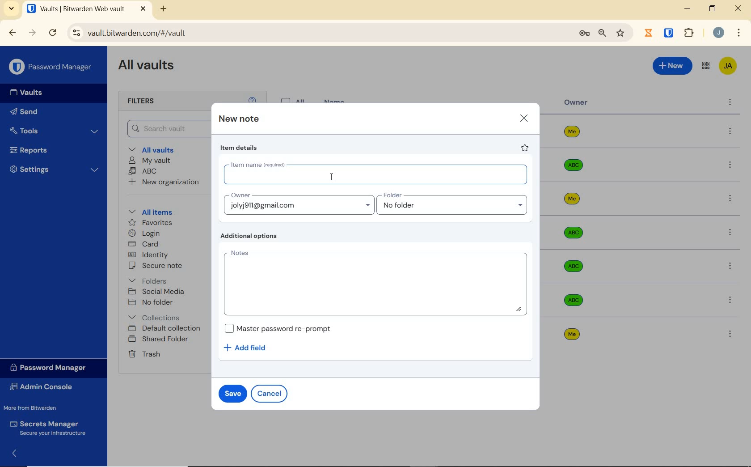 The height and width of the screenshot is (467, 751). What do you see at coordinates (252, 99) in the screenshot?
I see `help` at bounding box center [252, 99].